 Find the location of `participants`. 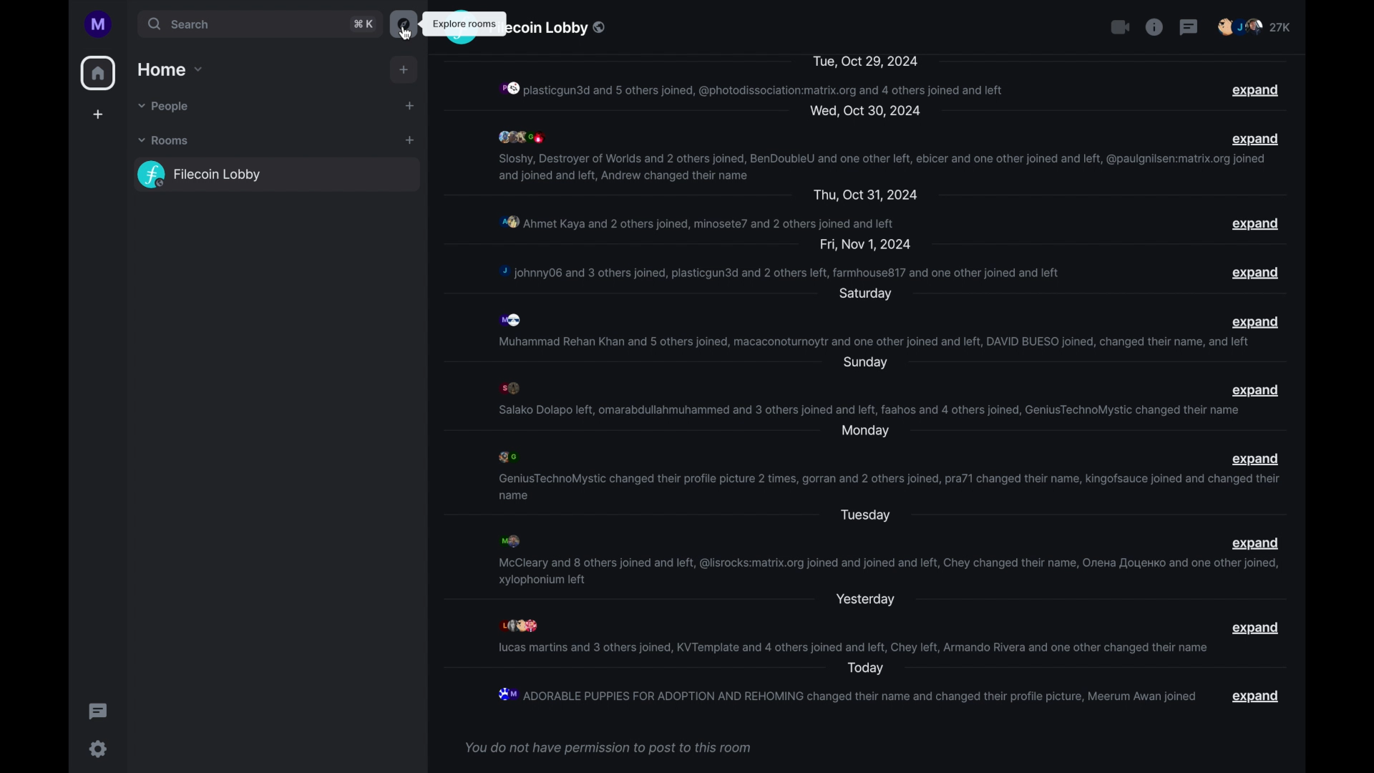

participants is located at coordinates (1254, 26).